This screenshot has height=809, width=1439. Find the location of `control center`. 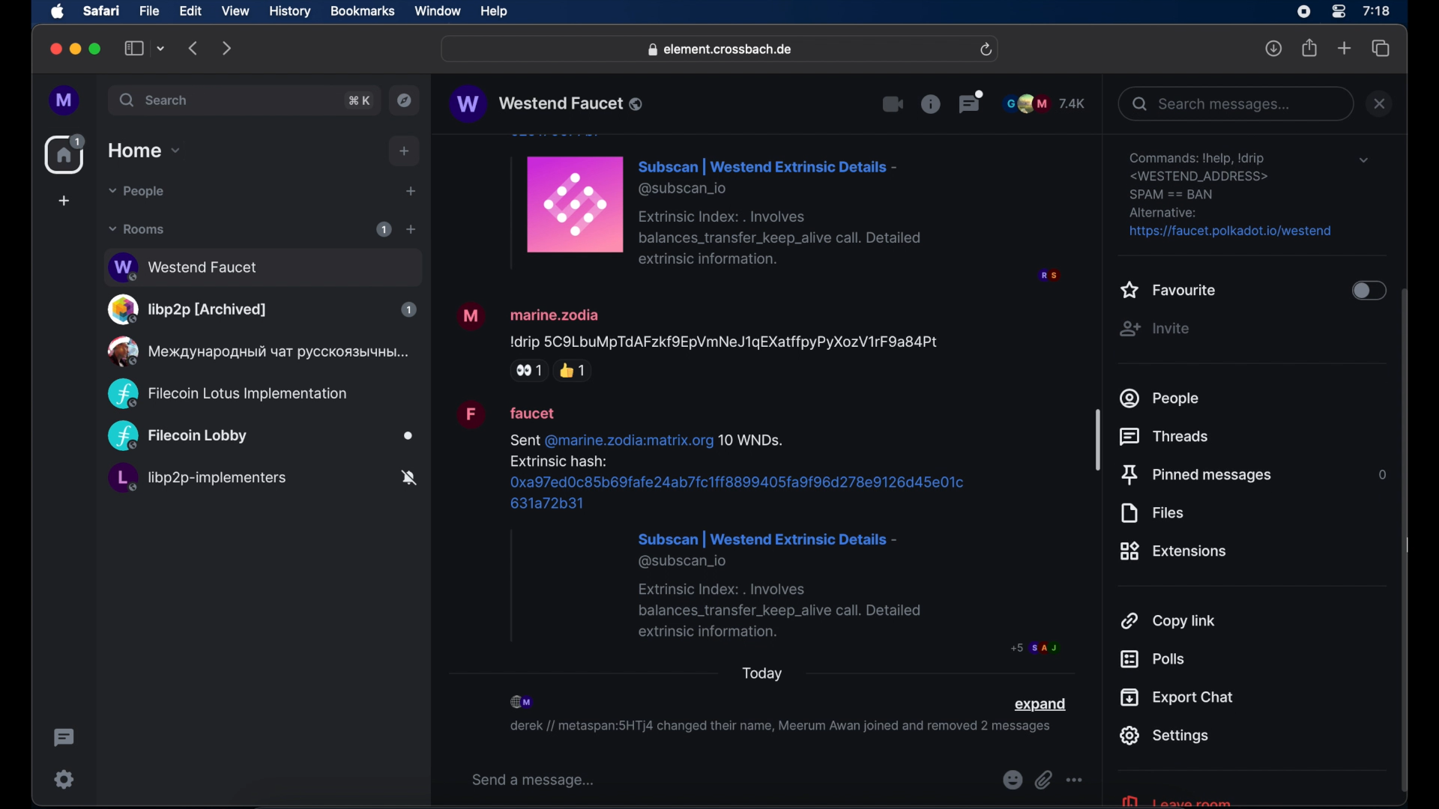

control center is located at coordinates (1337, 12).